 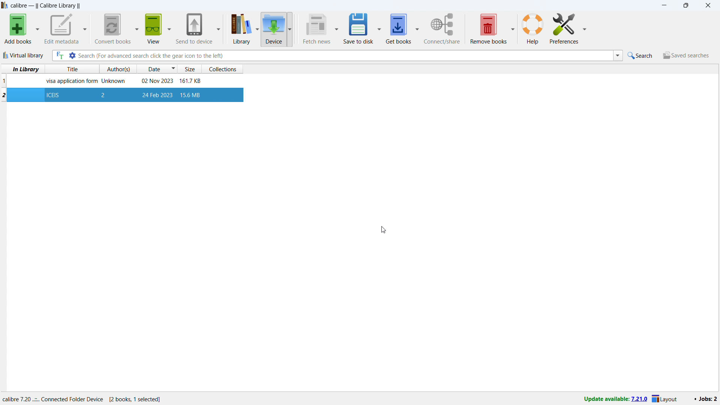 What do you see at coordinates (17, 29) in the screenshot?
I see `Add books` at bounding box center [17, 29].